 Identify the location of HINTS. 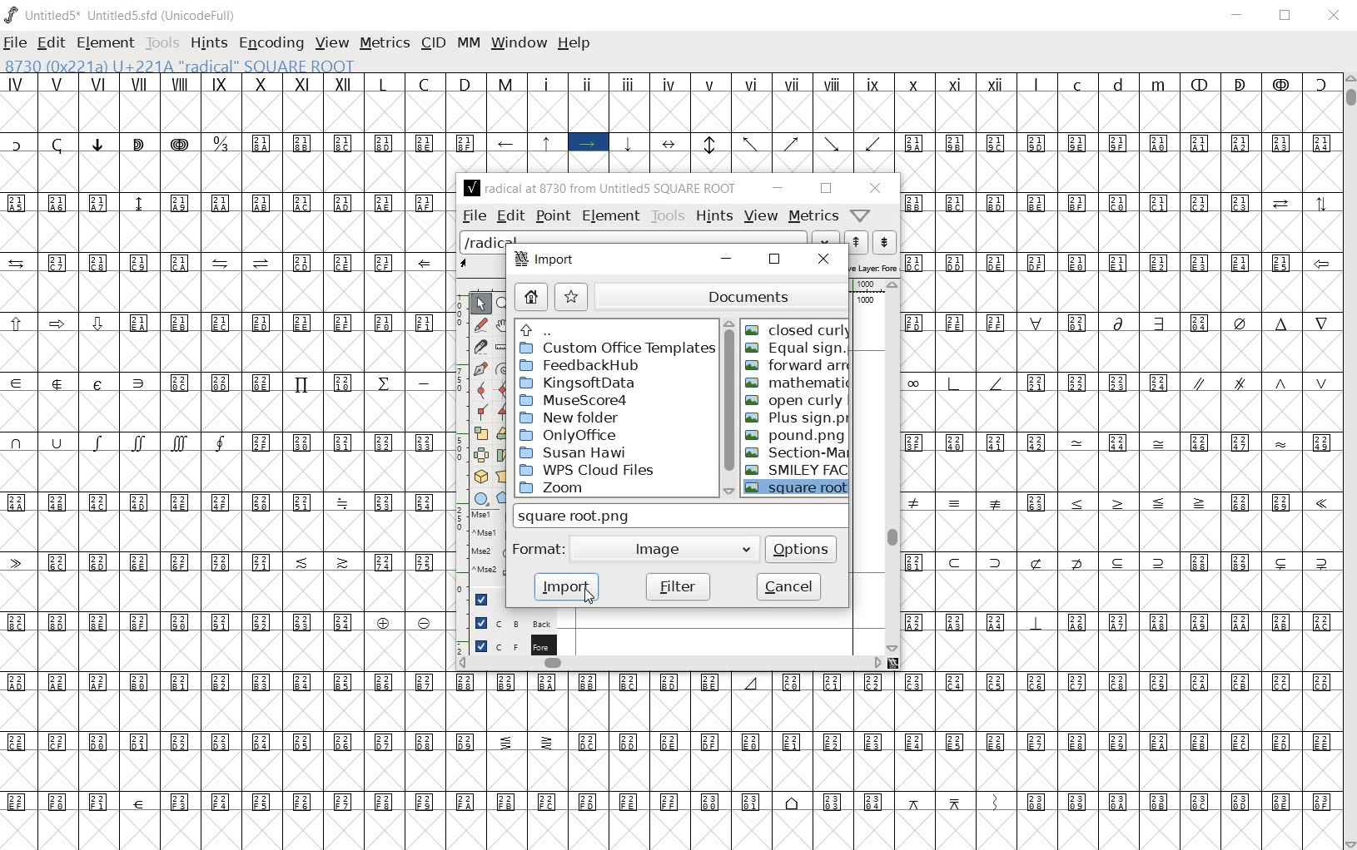
(208, 44).